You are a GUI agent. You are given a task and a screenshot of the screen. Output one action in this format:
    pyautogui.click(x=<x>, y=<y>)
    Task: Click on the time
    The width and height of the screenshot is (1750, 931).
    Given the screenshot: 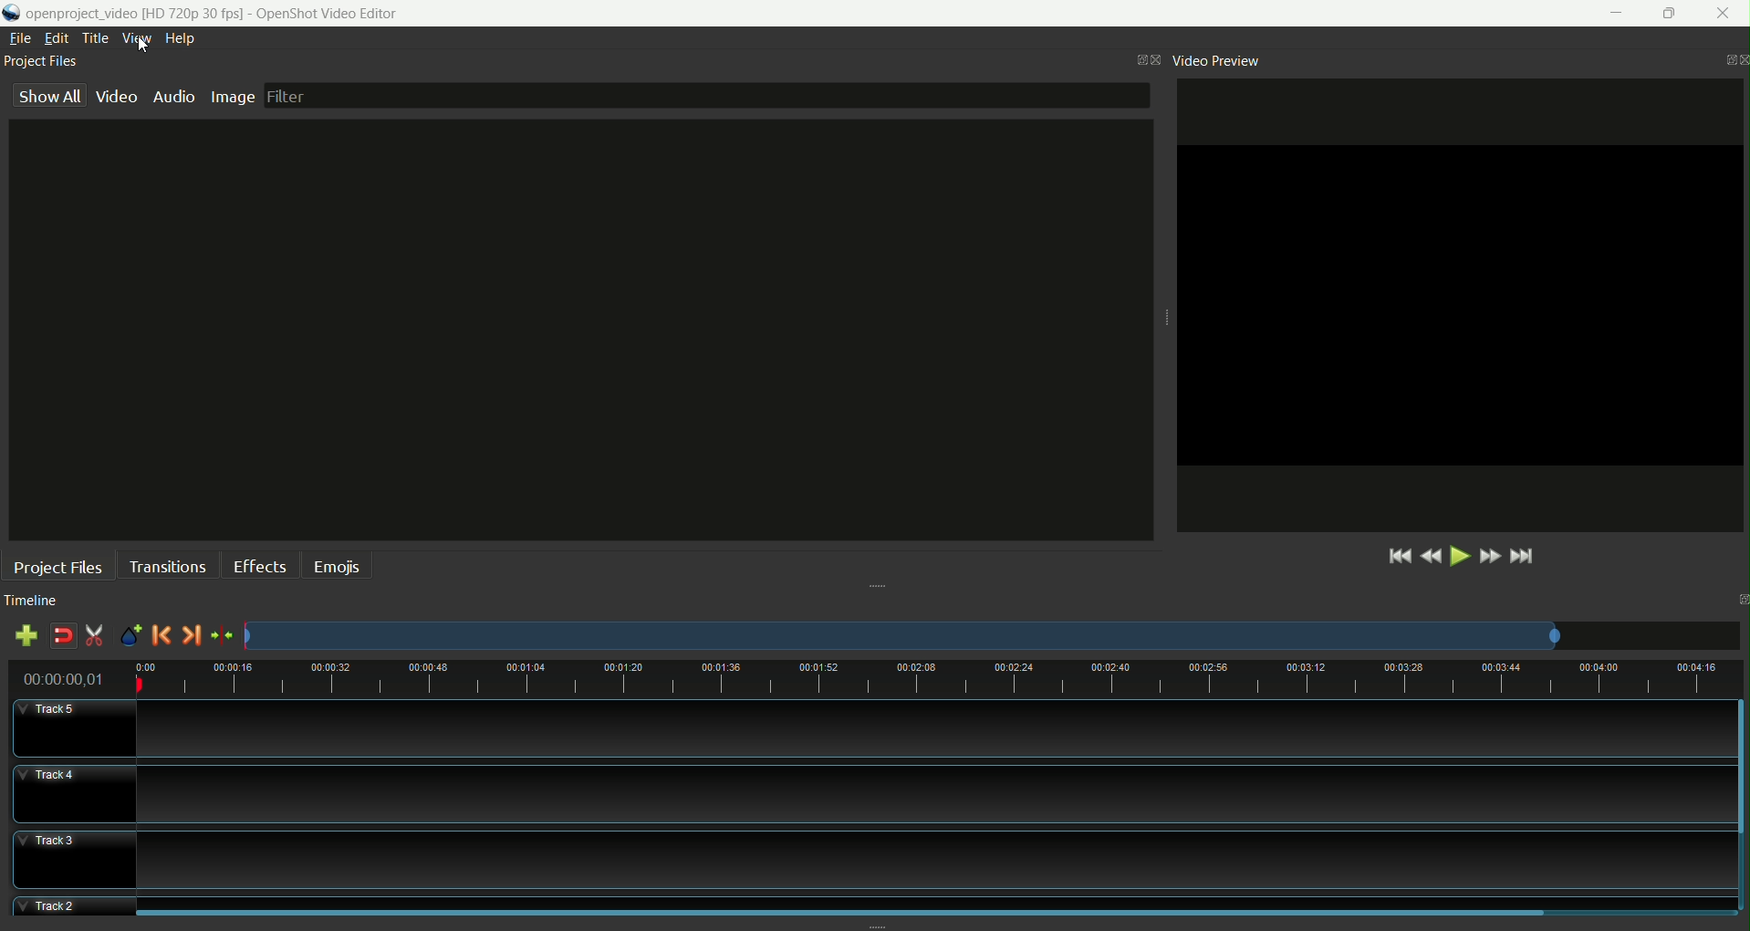 What is the action you would take?
    pyautogui.click(x=68, y=678)
    